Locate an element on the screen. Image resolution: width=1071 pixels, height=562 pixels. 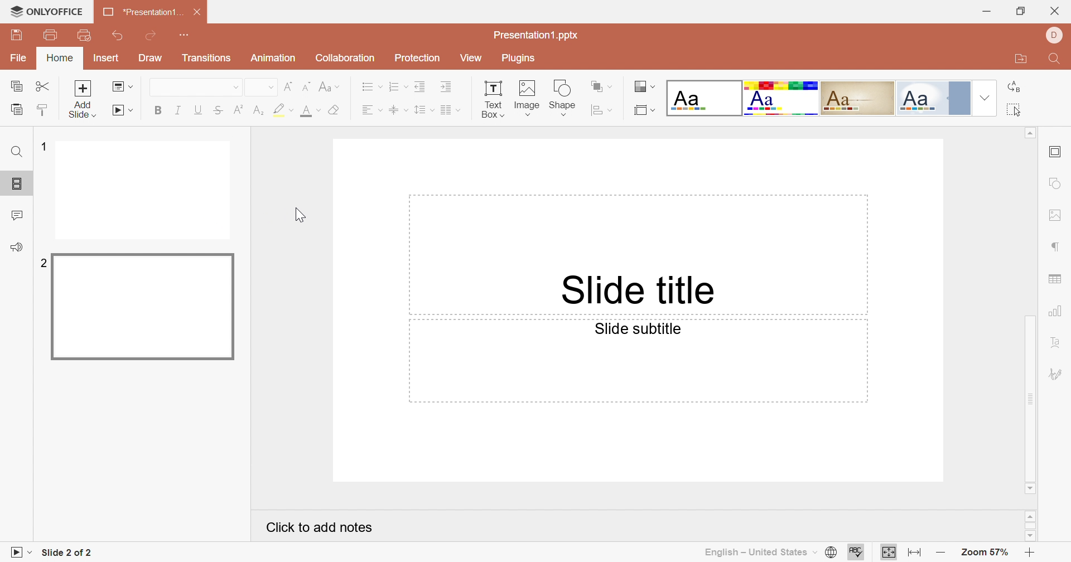
Numbering is located at coordinates (393, 86).